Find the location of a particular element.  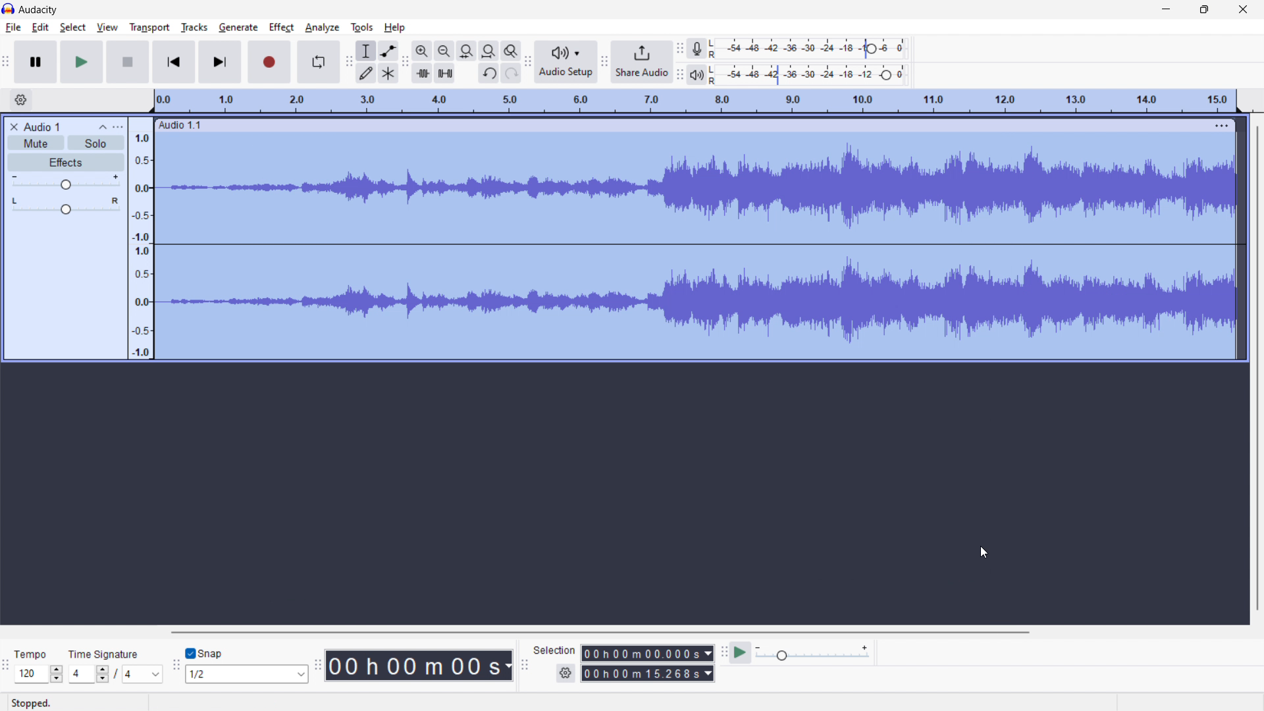

4/4 (select time signature) is located at coordinates (115, 673).